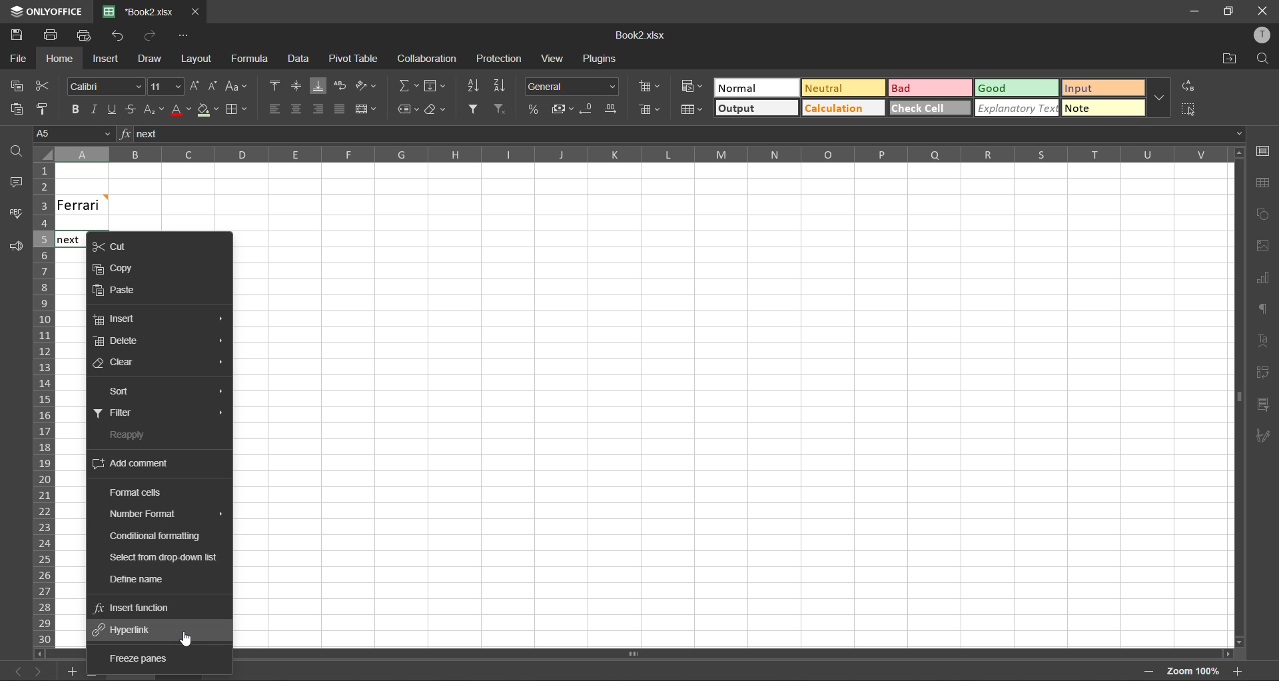  What do you see at coordinates (133, 466) in the screenshot?
I see `add comment` at bounding box center [133, 466].